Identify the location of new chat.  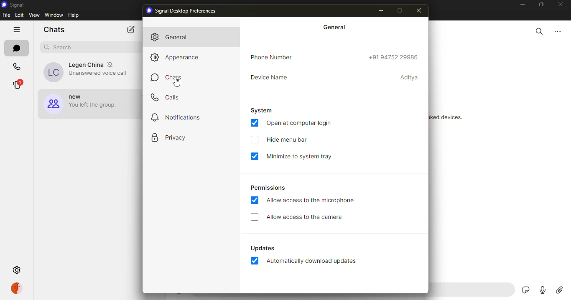
(131, 29).